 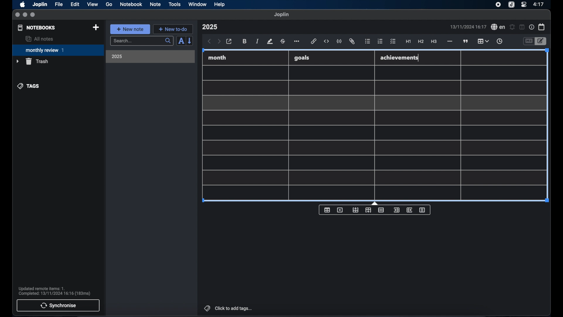 What do you see at coordinates (220, 4) in the screenshot?
I see `help` at bounding box center [220, 4].